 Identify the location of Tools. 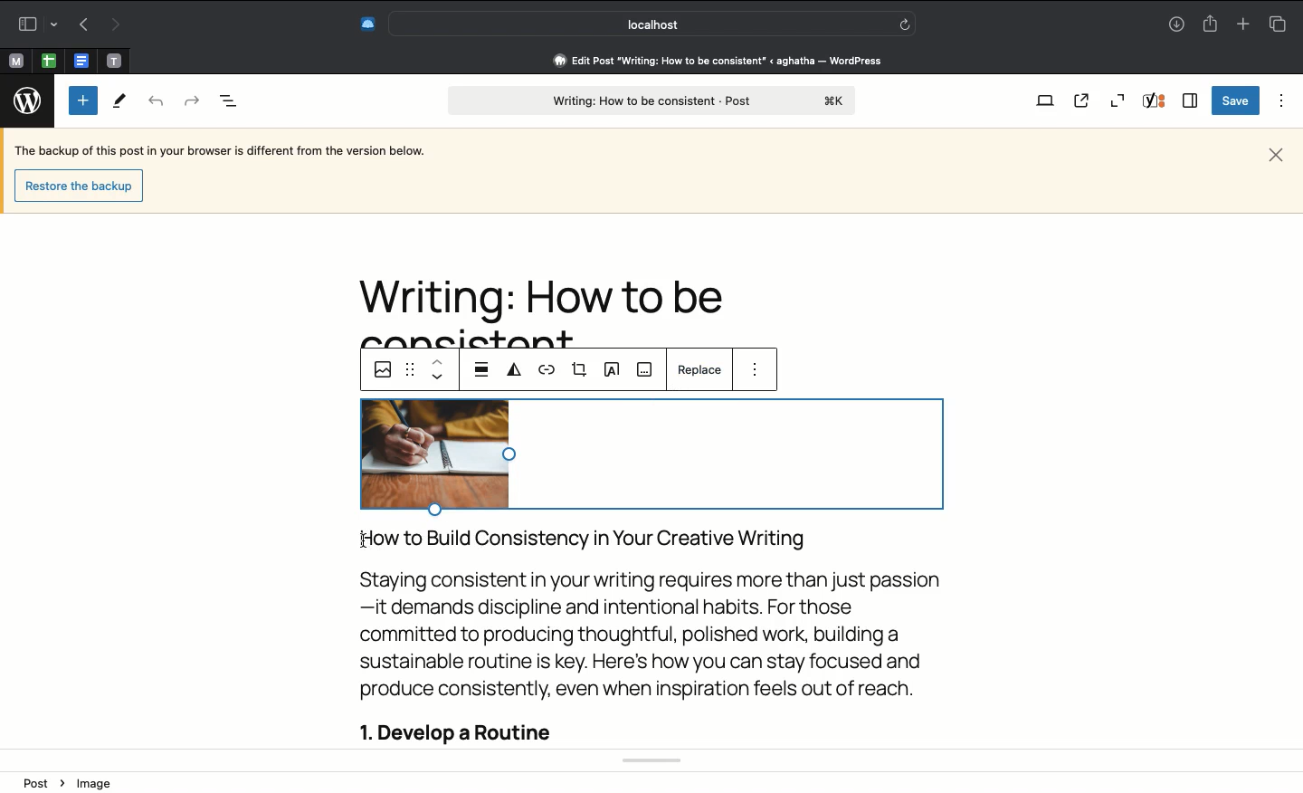
(121, 100).